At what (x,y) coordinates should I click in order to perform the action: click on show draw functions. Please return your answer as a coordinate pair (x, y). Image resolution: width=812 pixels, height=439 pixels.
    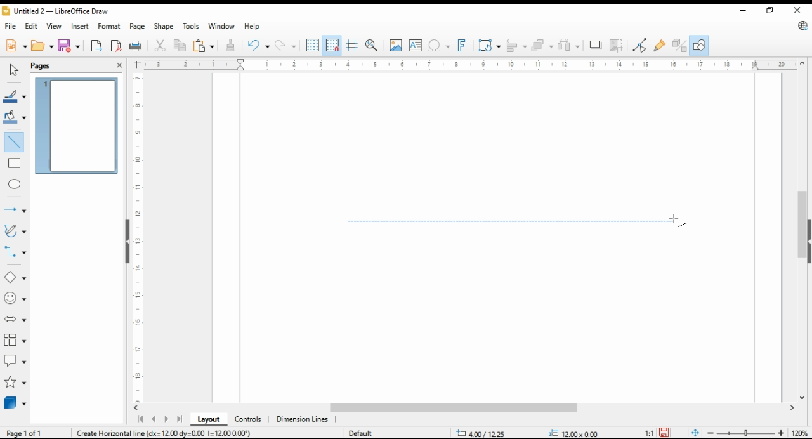
    Looking at the image, I should click on (698, 46).